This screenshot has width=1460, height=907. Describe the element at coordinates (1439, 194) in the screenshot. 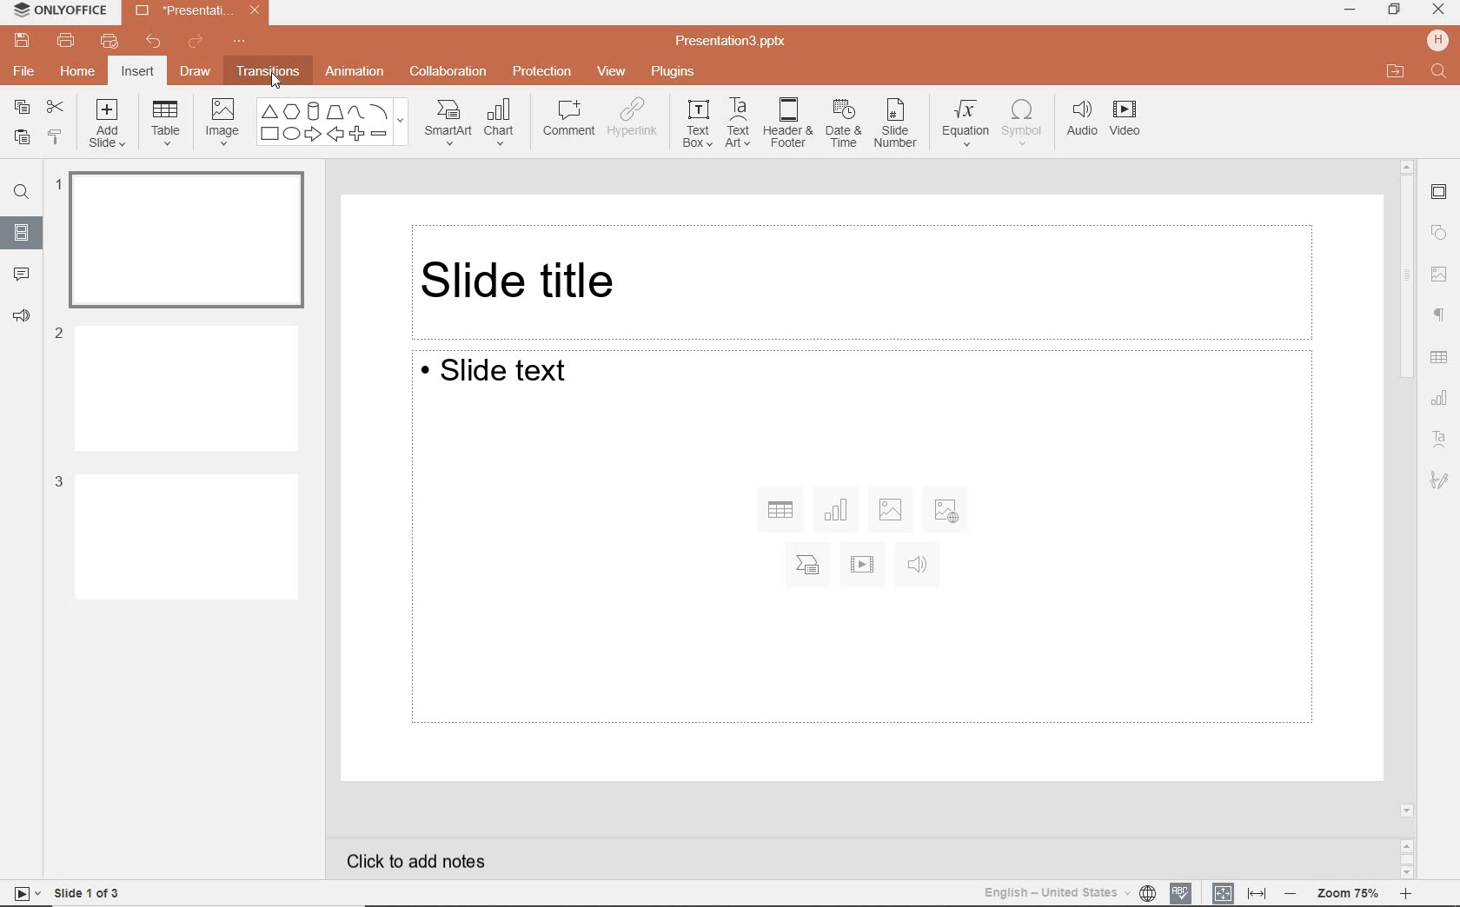

I see `slide settings` at that location.